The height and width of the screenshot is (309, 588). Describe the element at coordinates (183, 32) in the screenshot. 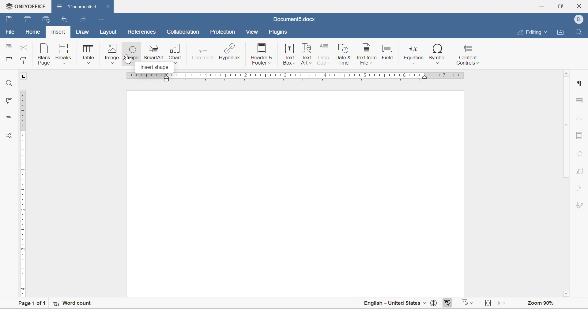

I see `collaboration` at that location.